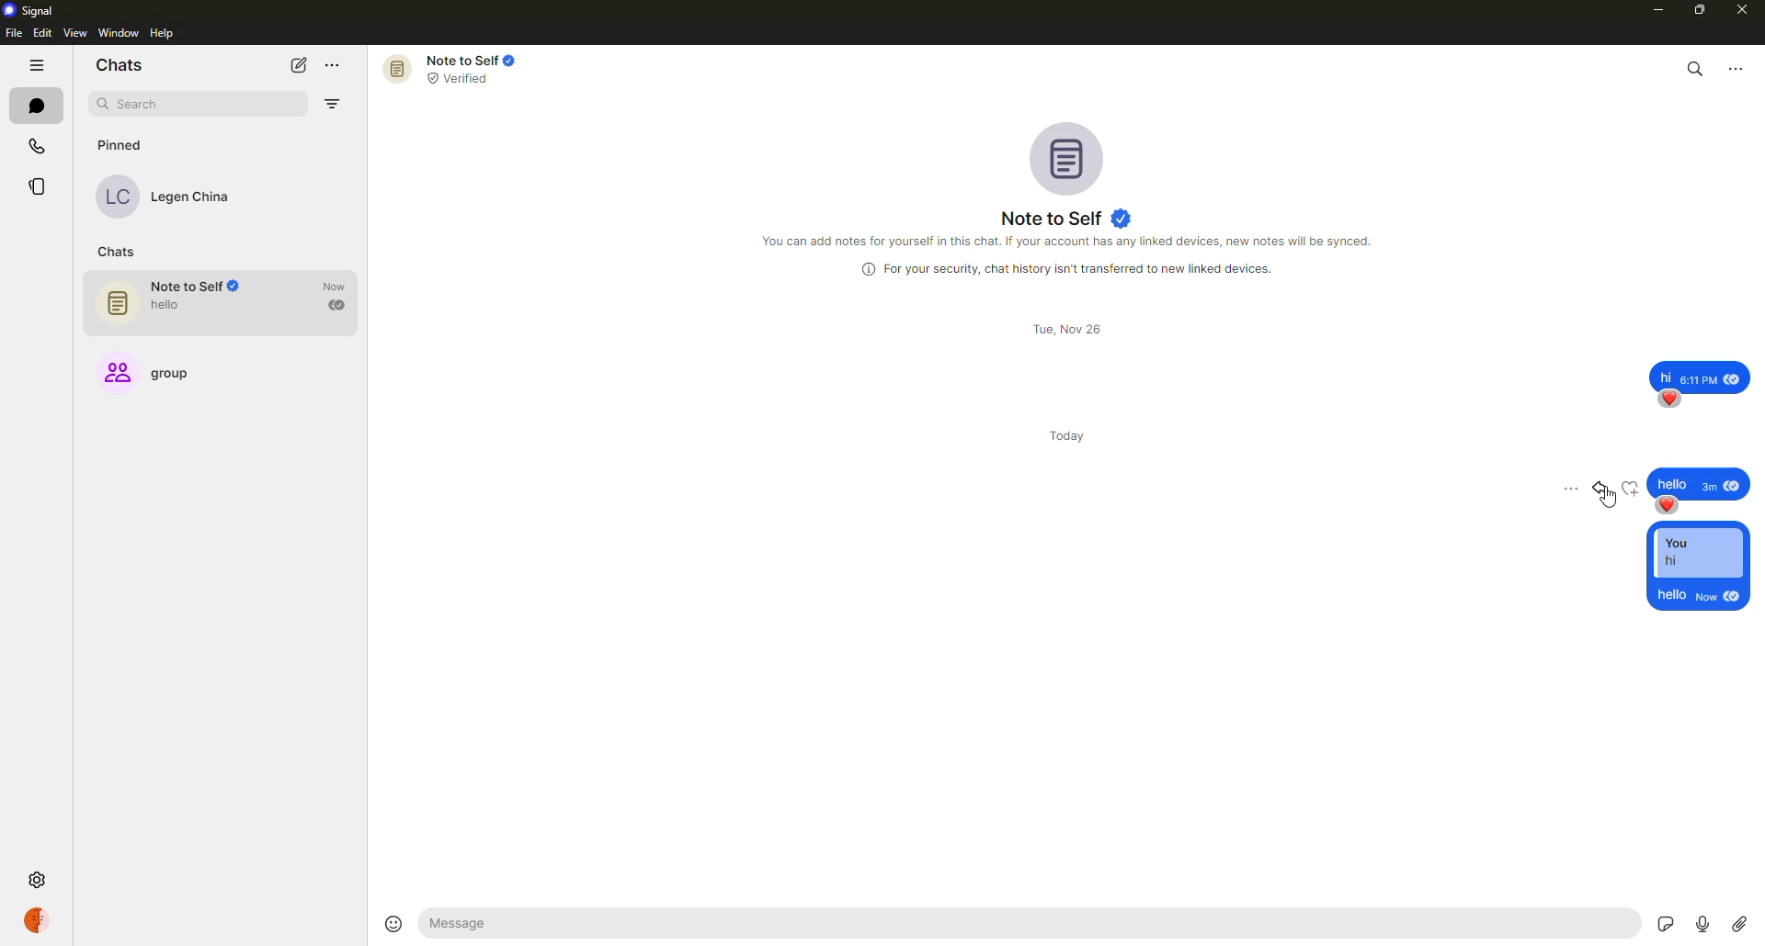 This screenshot has width=1765, height=946. Describe the element at coordinates (172, 102) in the screenshot. I see `search` at that location.